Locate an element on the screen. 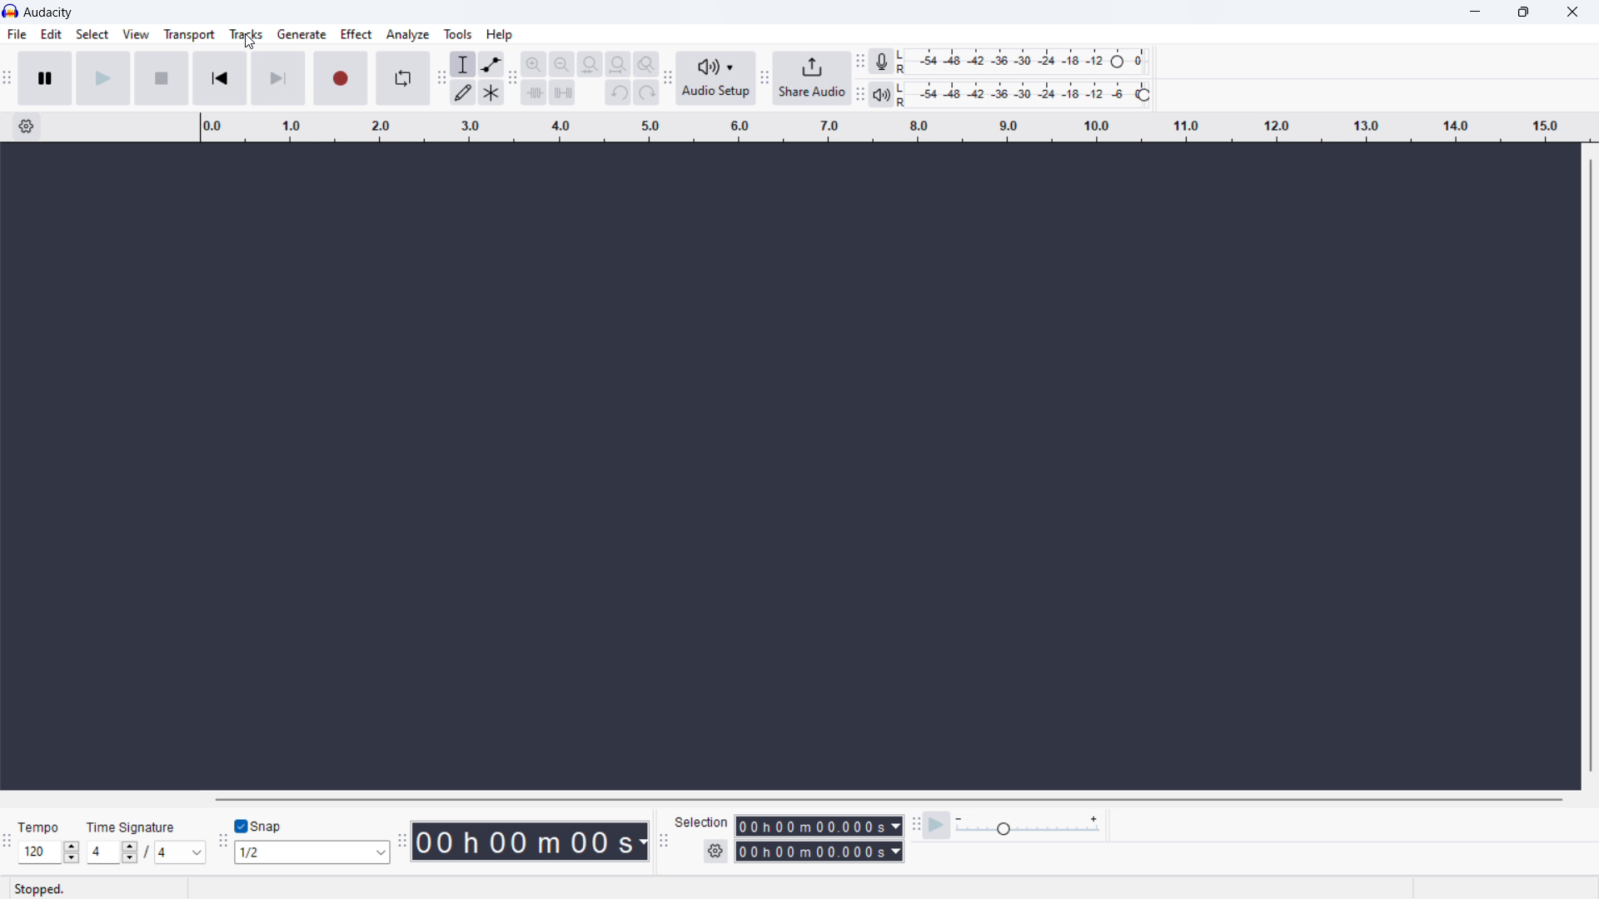 The height and width of the screenshot is (899, 1599). silence audio selection is located at coordinates (562, 93).